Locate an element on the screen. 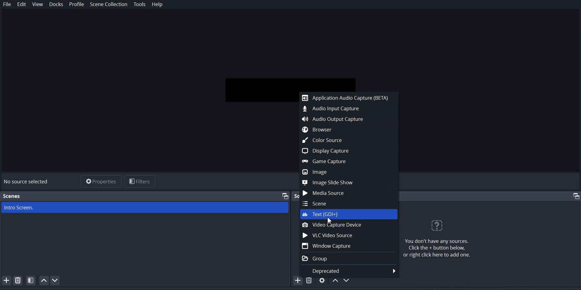  Display Capture is located at coordinates (346, 150).